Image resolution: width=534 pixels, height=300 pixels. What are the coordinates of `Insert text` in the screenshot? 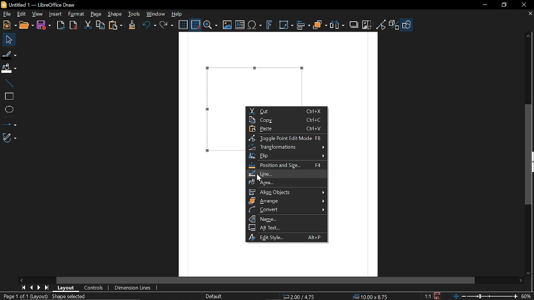 It's located at (255, 25).